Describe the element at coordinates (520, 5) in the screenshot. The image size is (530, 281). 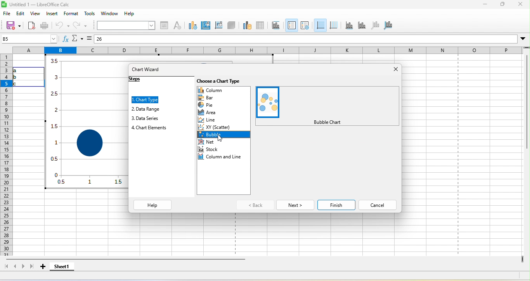
I see `close` at that location.